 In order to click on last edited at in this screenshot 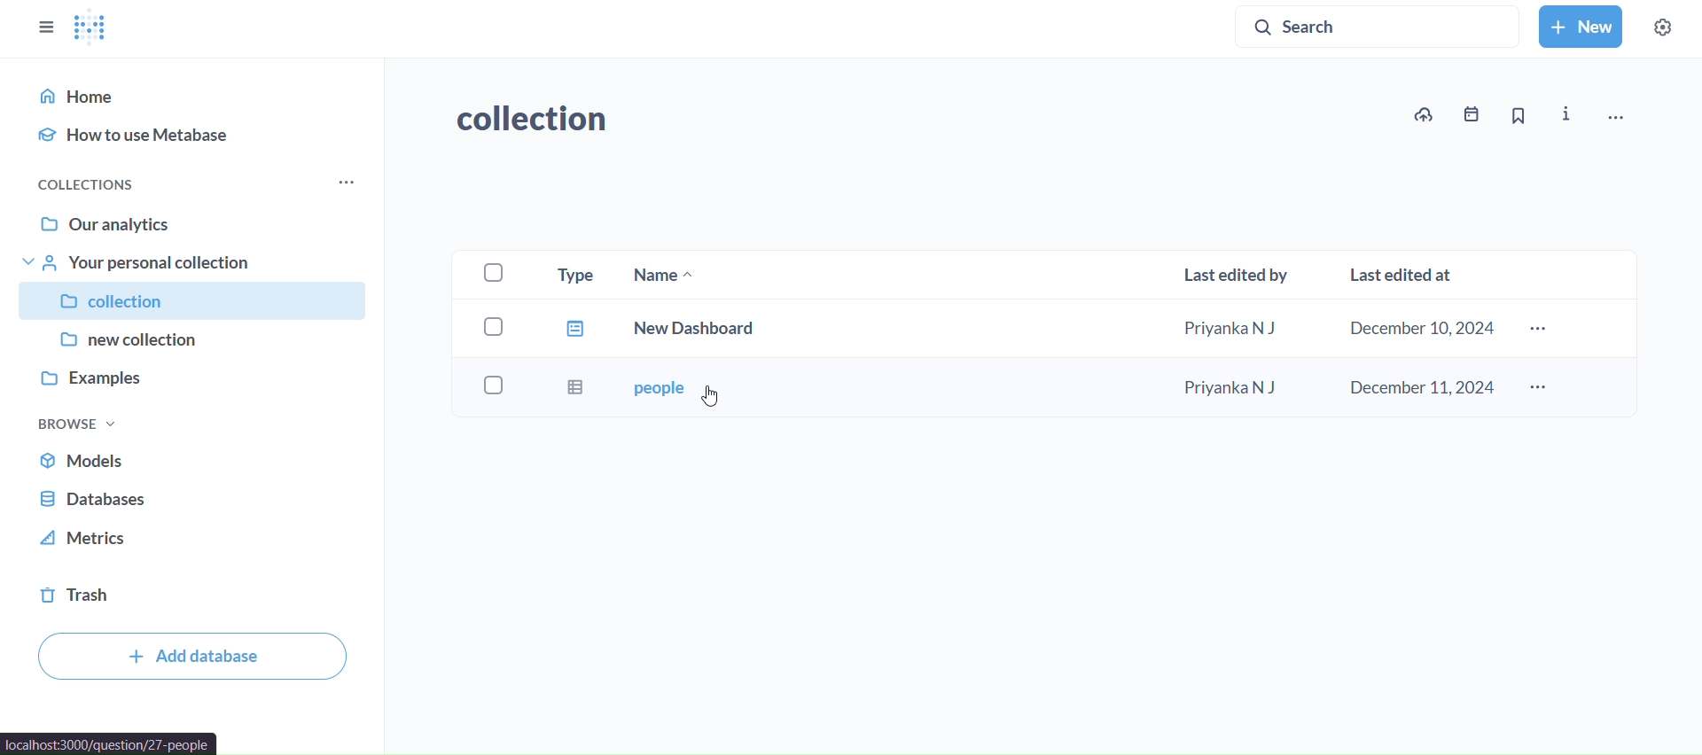, I will do `click(1405, 276)`.